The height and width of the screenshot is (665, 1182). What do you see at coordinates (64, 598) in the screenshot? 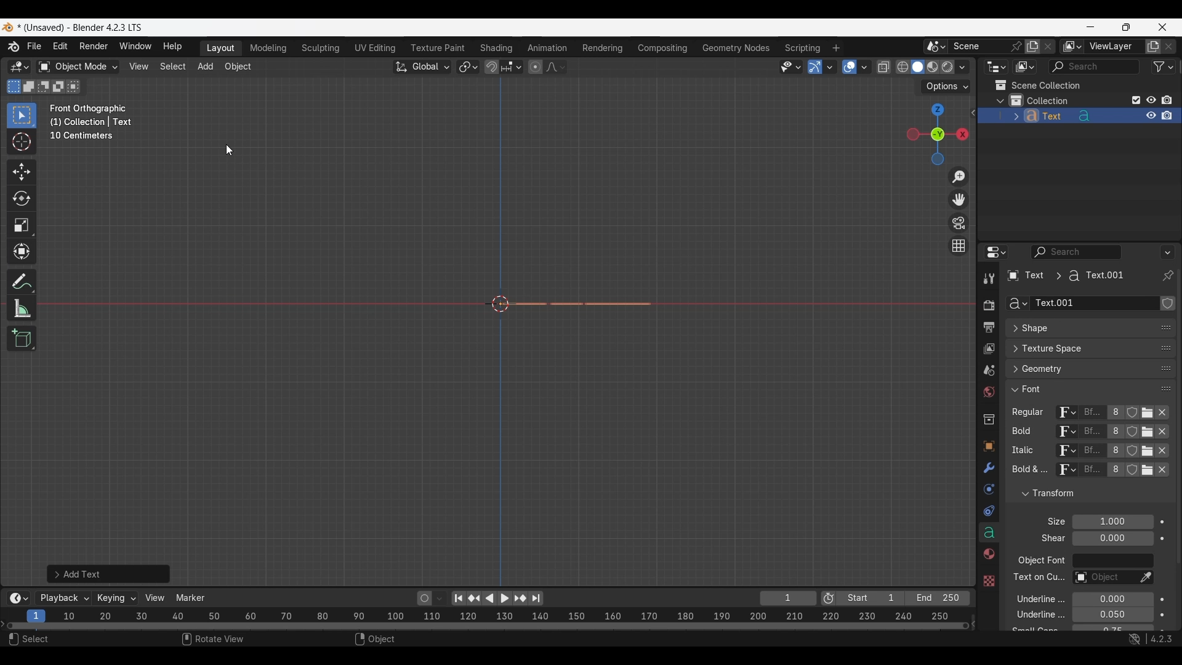
I see `Playback` at bounding box center [64, 598].